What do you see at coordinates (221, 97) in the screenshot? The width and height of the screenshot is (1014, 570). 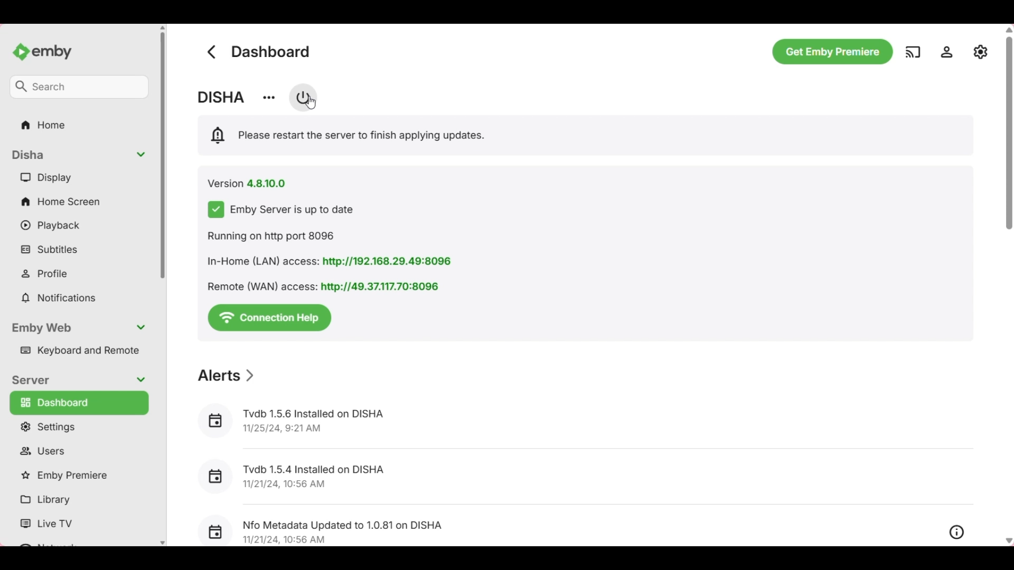 I see `Name of account holder` at bounding box center [221, 97].